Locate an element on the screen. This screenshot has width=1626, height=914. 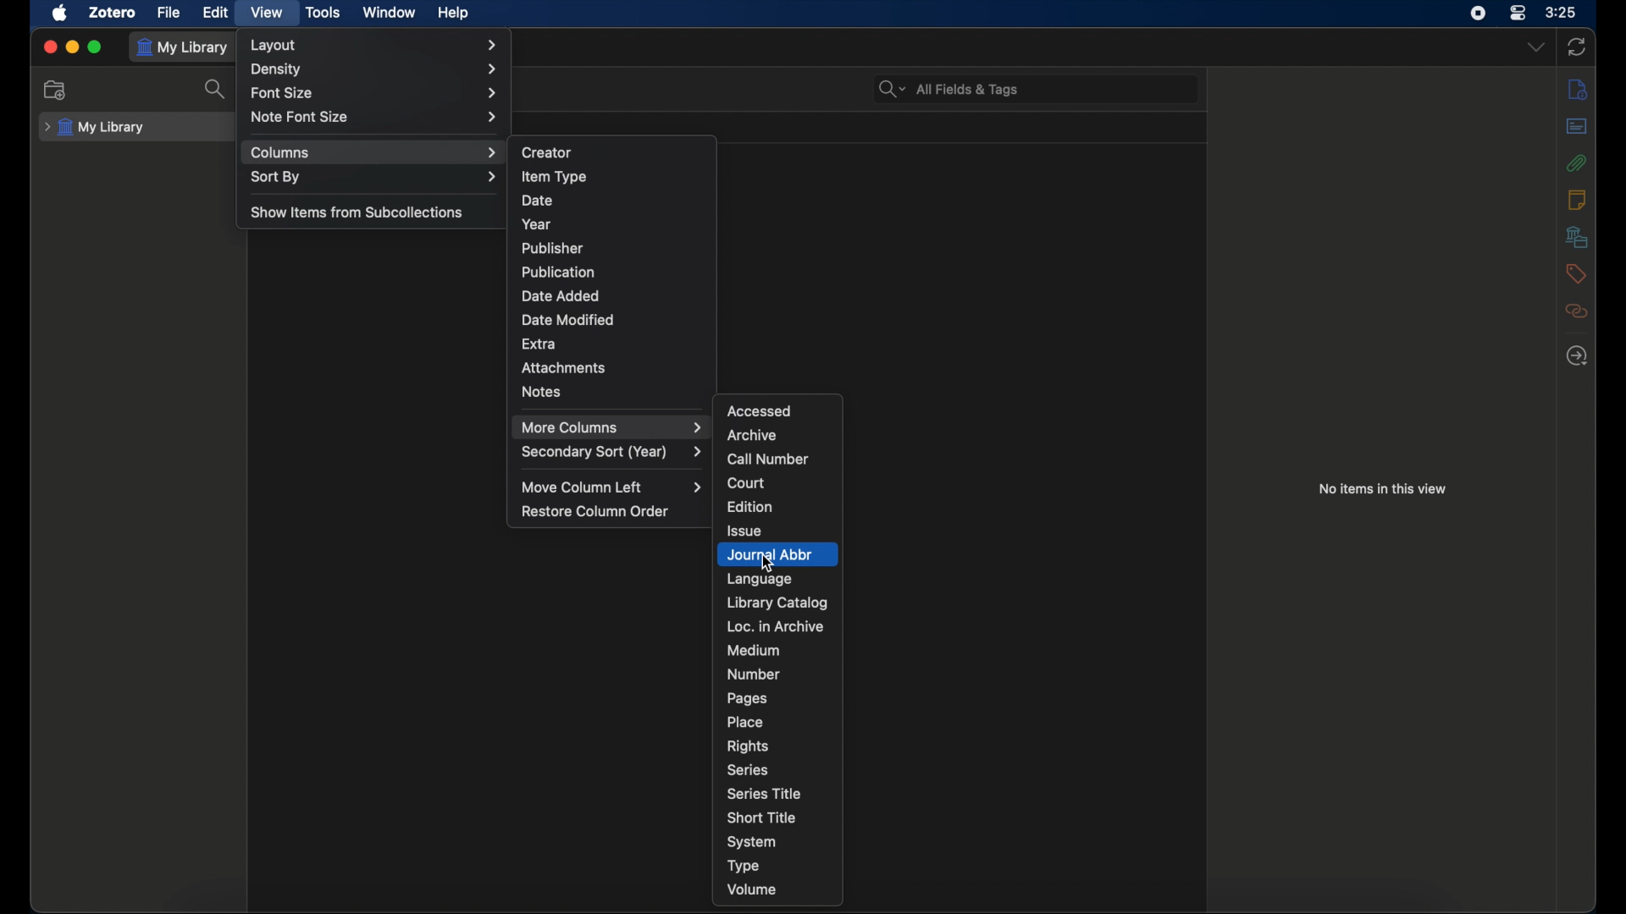
maximize is located at coordinates (97, 47).